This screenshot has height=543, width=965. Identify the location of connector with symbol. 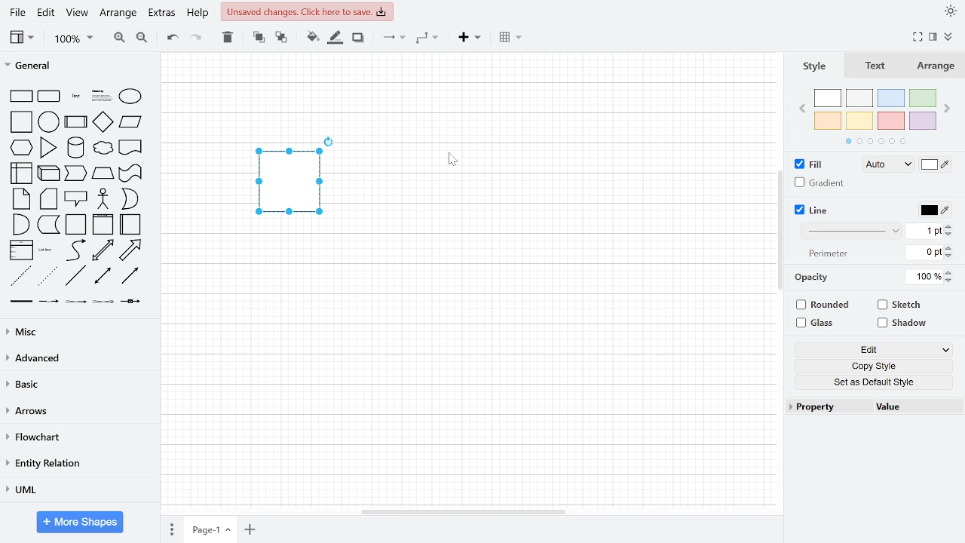
(129, 303).